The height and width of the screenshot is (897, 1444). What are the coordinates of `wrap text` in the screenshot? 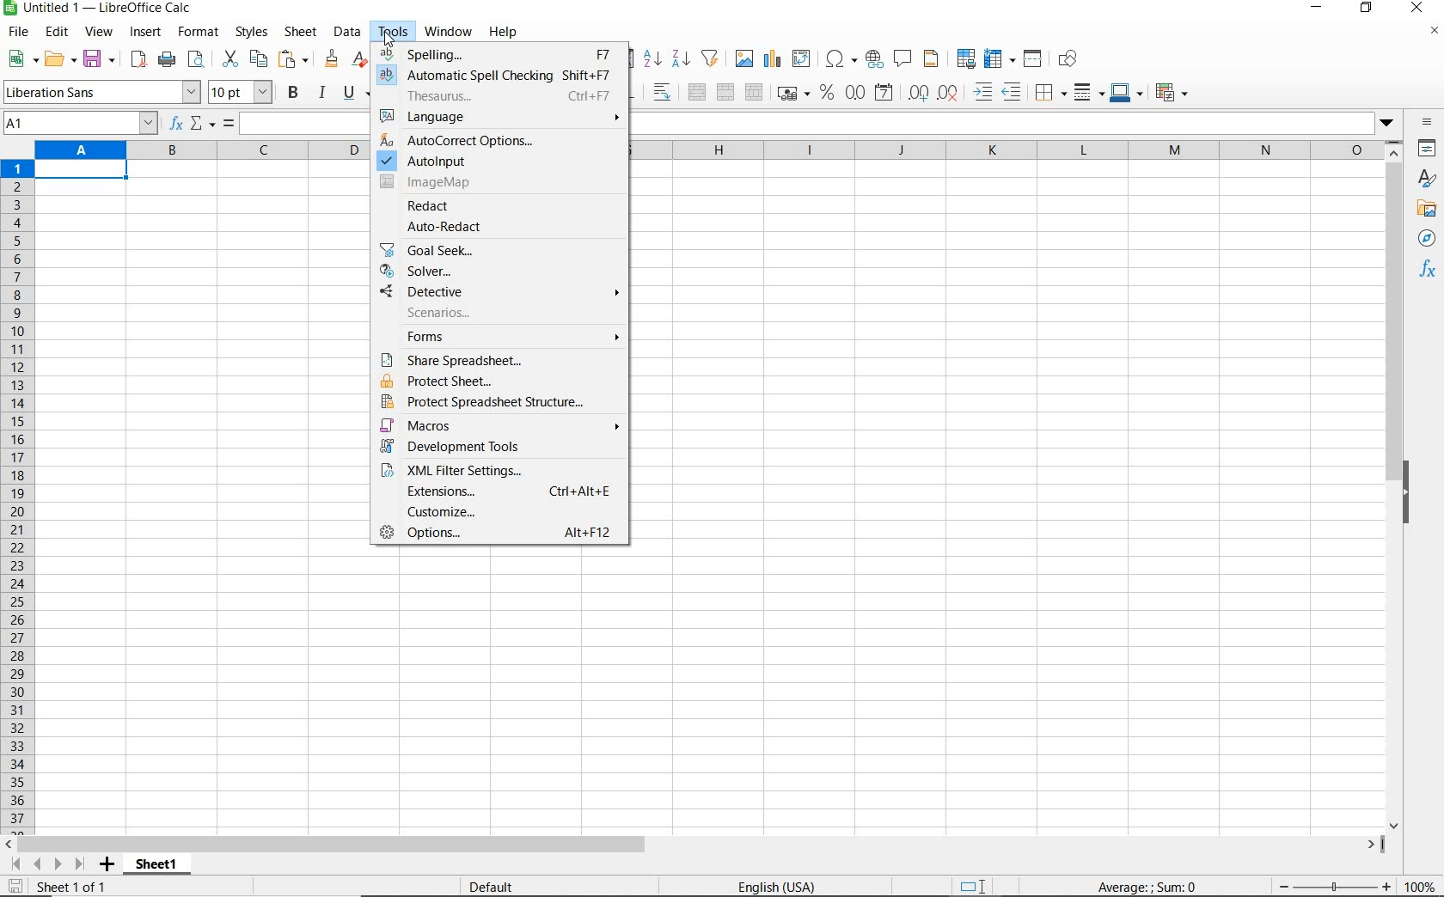 It's located at (661, 92).